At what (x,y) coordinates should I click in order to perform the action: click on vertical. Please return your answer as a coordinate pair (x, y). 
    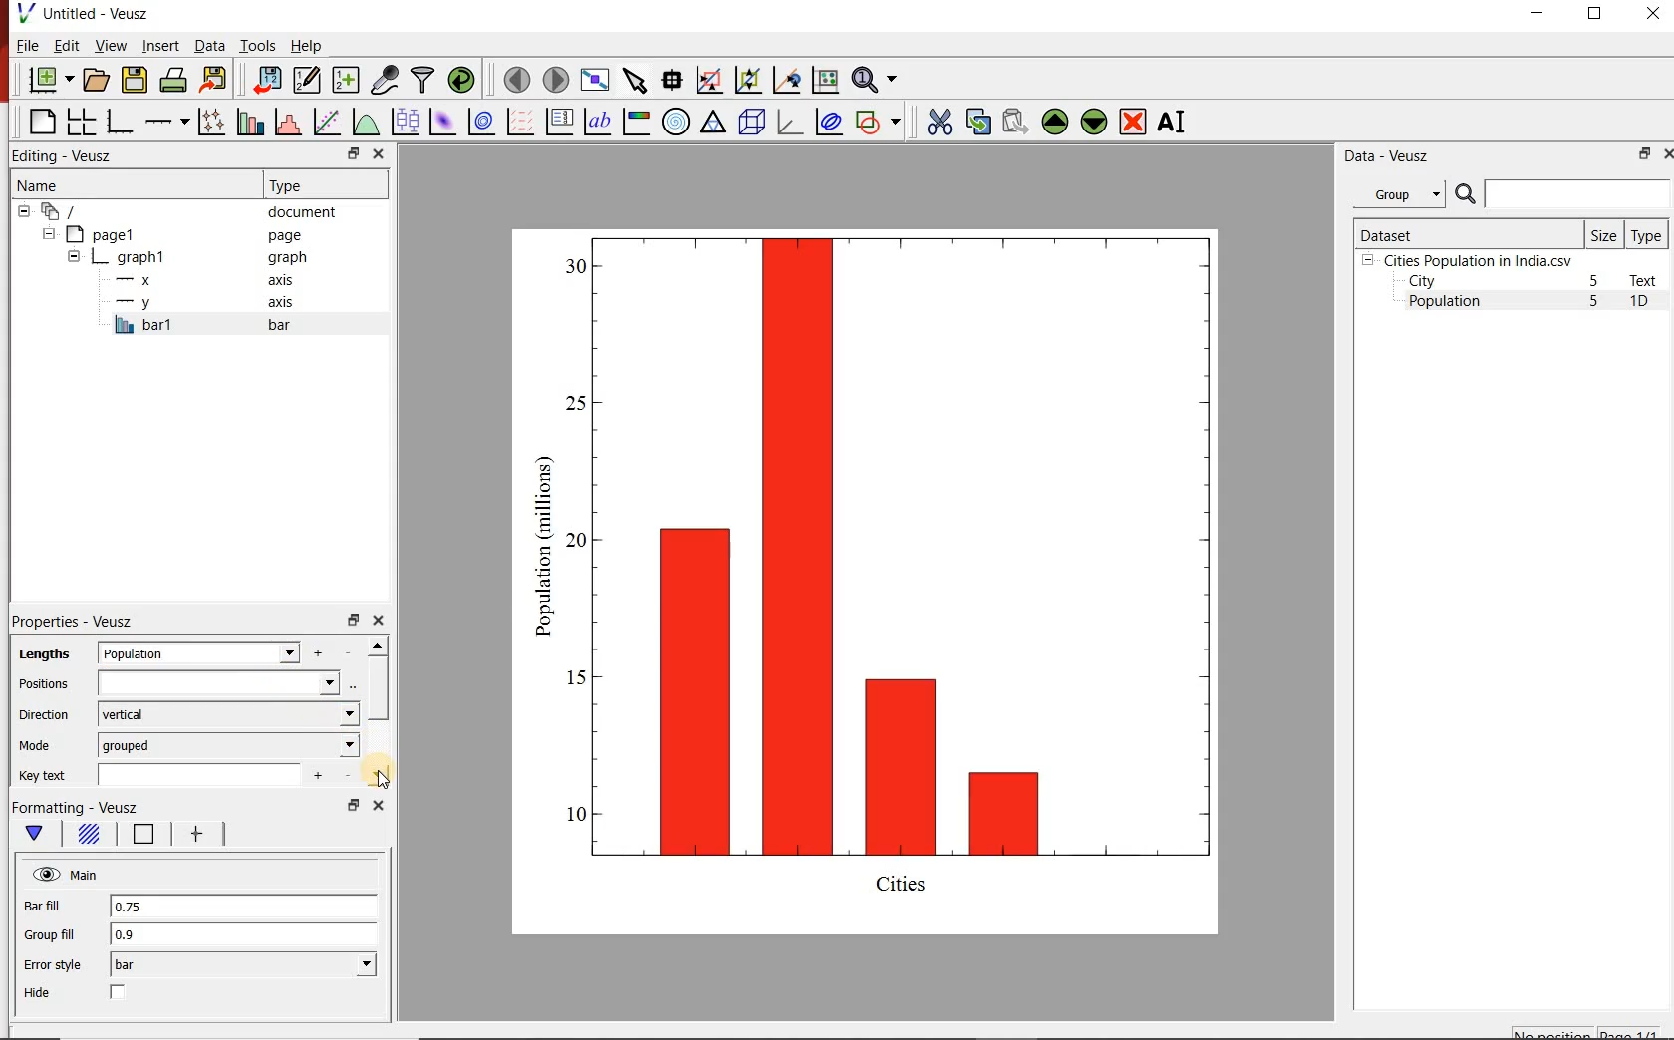
    Looking at the image, I should click on (227, 714).